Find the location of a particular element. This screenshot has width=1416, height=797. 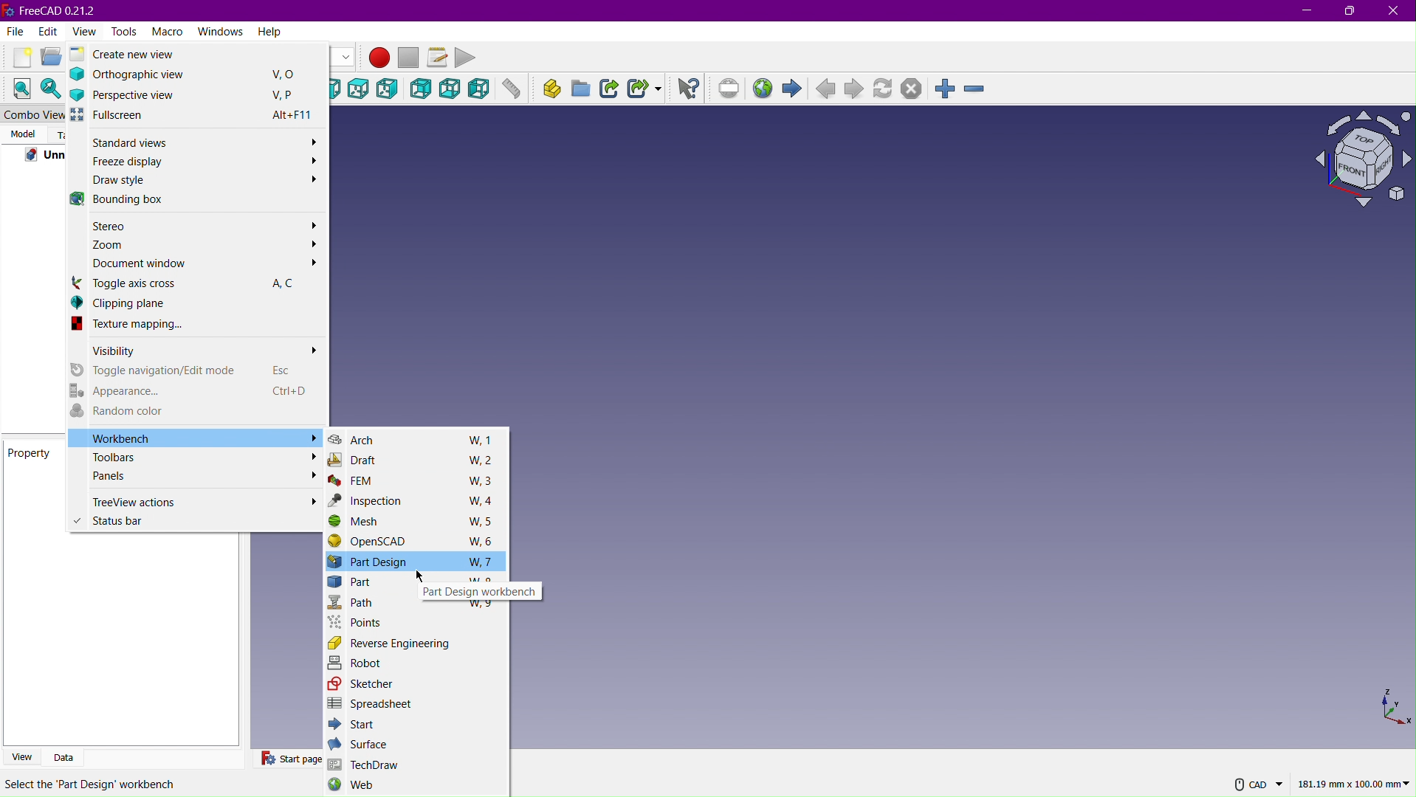

Macro Recording is located at coordinates (377, 58).